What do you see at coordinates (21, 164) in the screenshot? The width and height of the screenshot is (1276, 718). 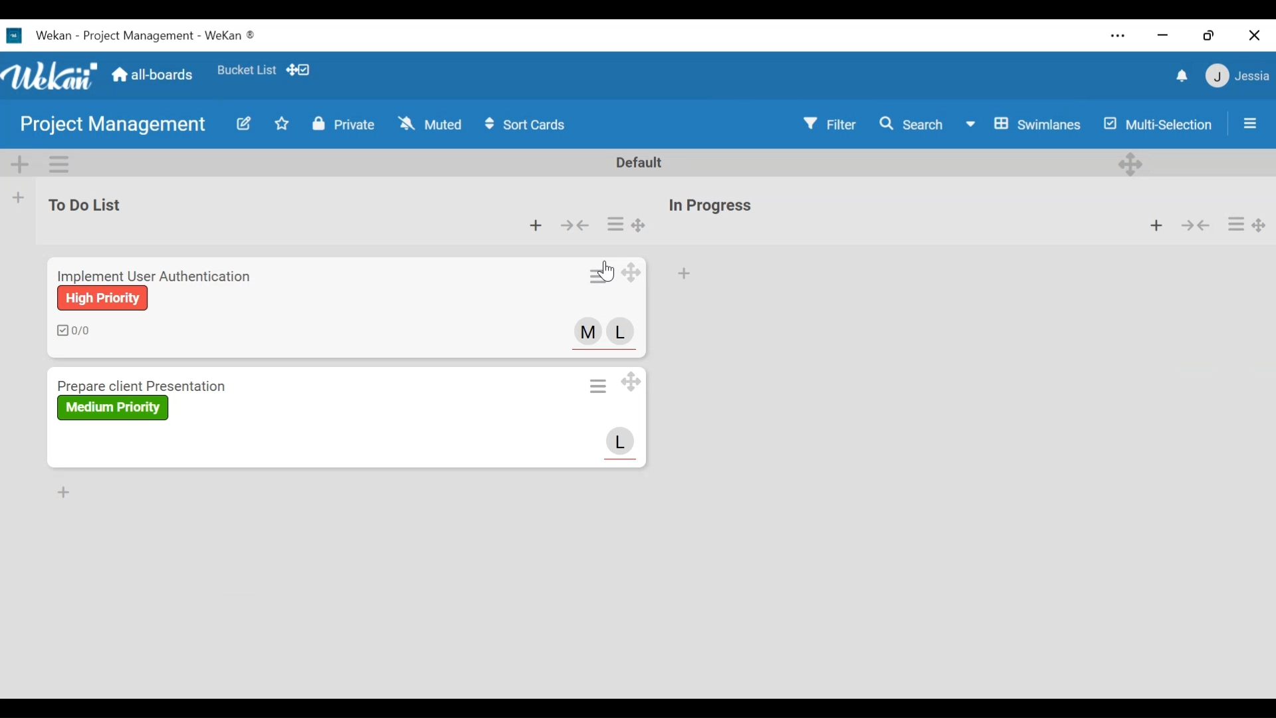 I see `Add Swimlane` at bounding box center [21, 164].